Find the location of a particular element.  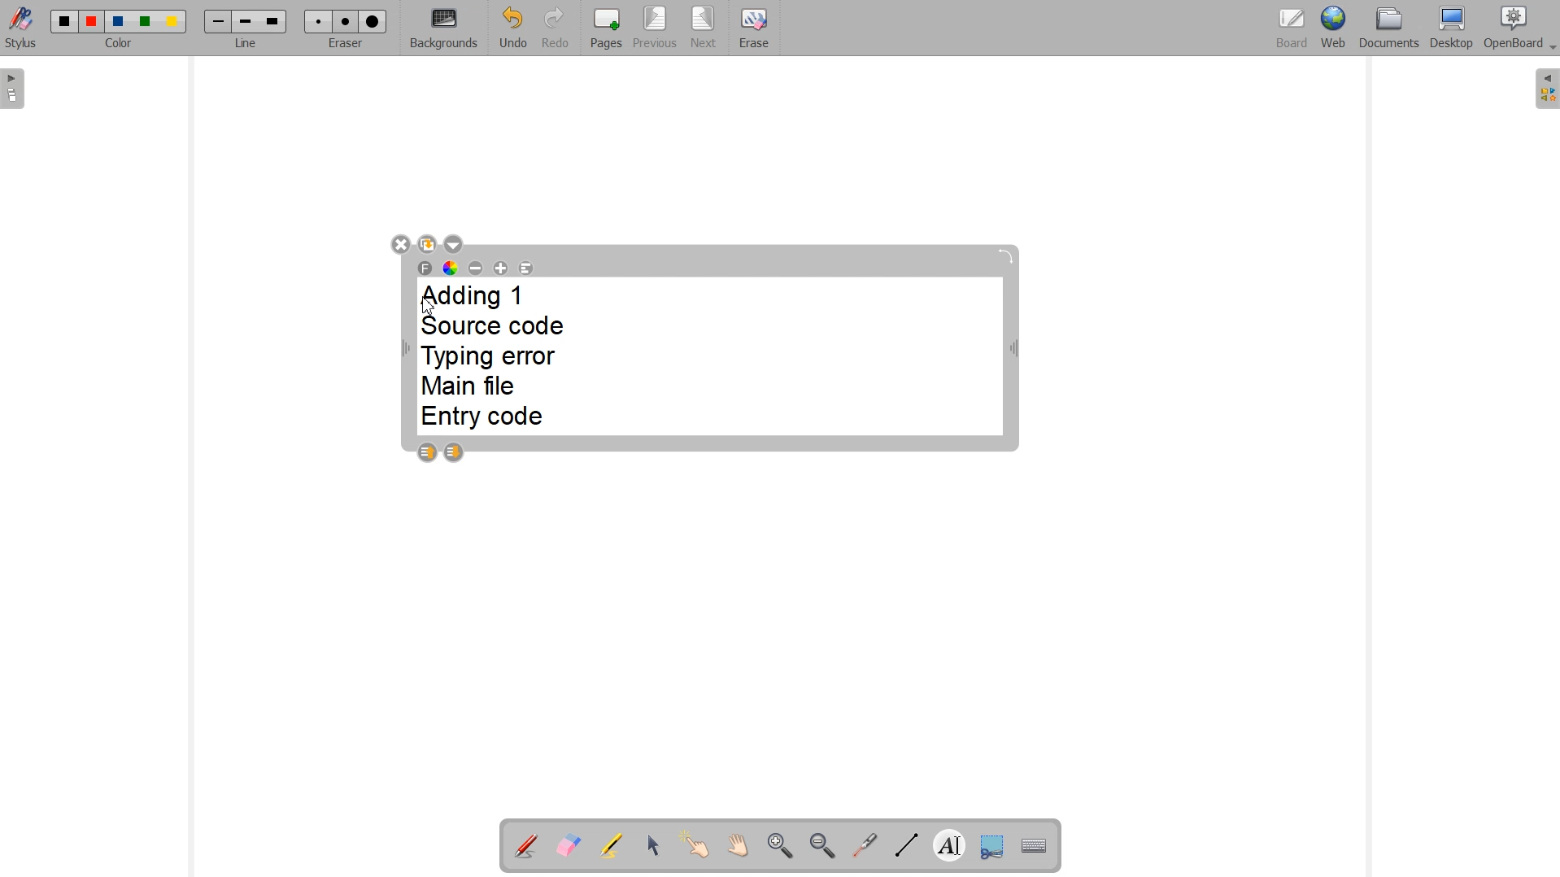

OpenBoard is located at coordinates (1522, 28).